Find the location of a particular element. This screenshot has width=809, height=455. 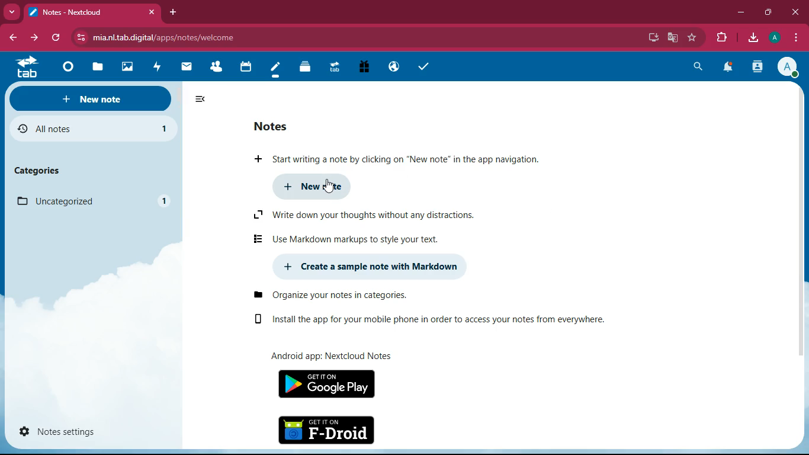

minimize is located at coordinates (740, 12).